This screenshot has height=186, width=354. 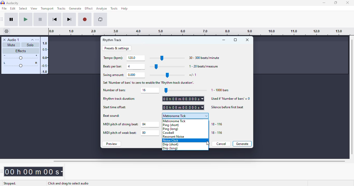 What do you see at coordinates (20, 64) in the screenshot?
I see `pan` at bounding box center [20, 64].